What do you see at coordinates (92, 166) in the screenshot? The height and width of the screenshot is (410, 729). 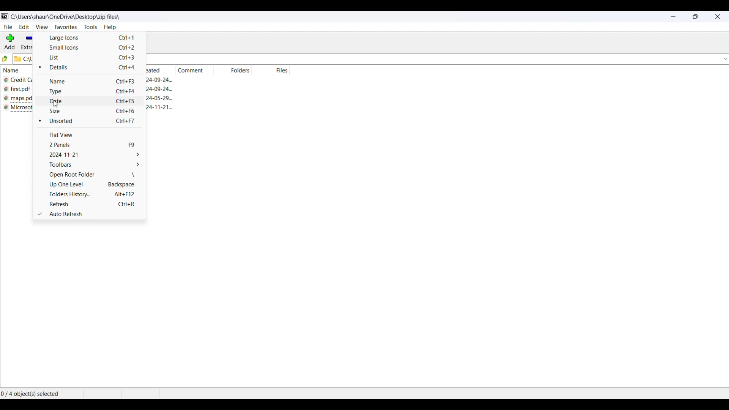 I see `toolbars` at bounding box center [92, 166].